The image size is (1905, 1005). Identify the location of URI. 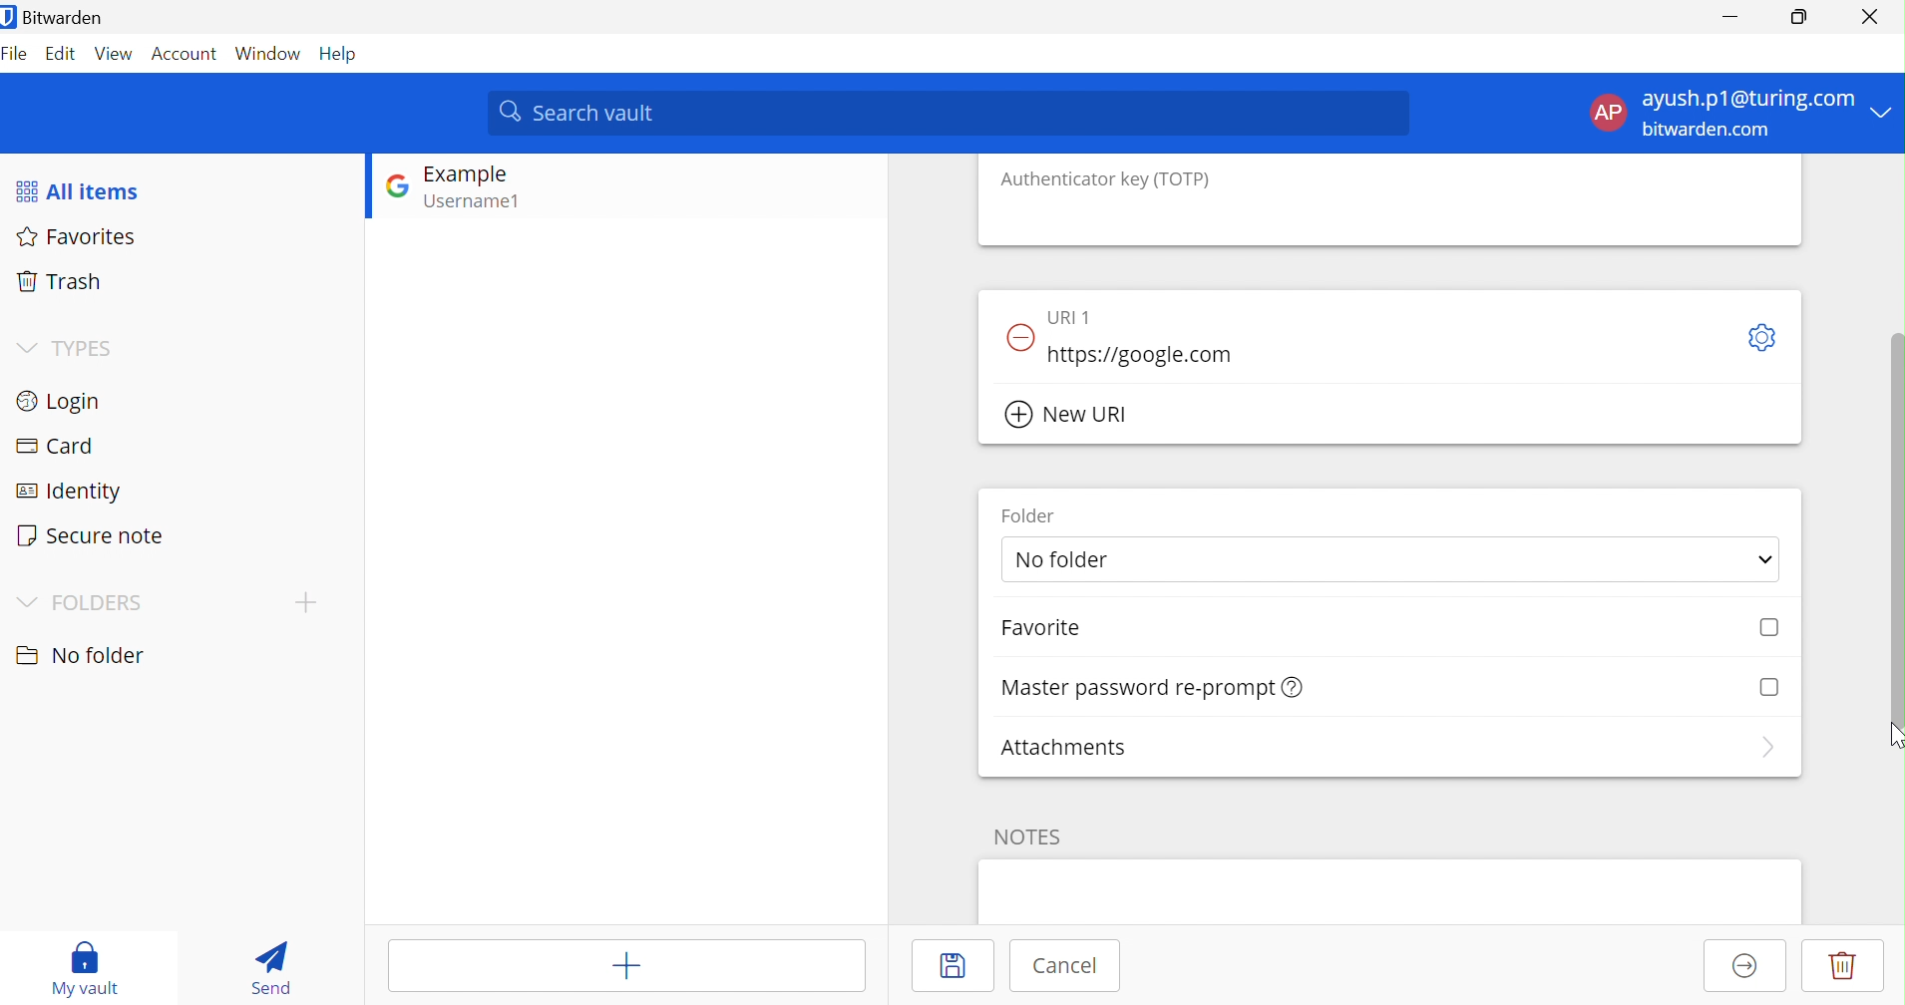
(1073, 314).